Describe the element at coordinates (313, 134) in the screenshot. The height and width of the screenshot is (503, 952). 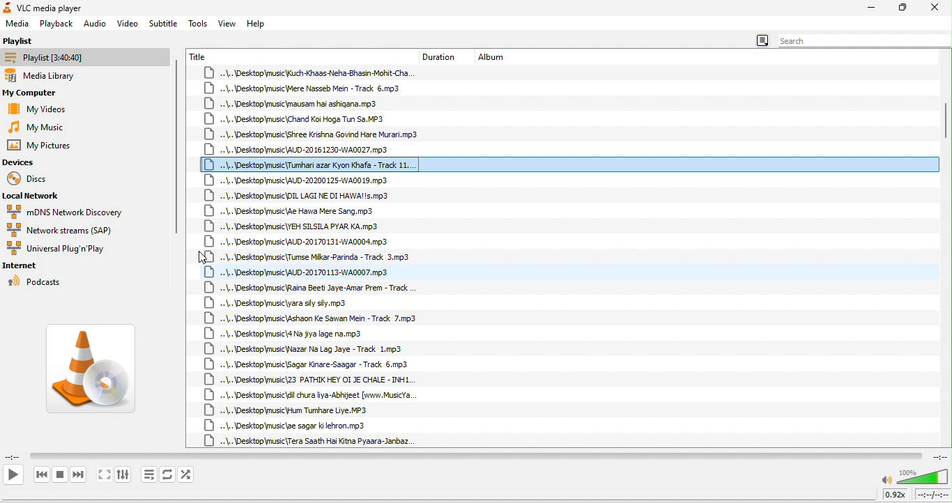
I see `+\..\Desktop\music\Shree Krishna Govind Hare Murari.mp3.` at that location.